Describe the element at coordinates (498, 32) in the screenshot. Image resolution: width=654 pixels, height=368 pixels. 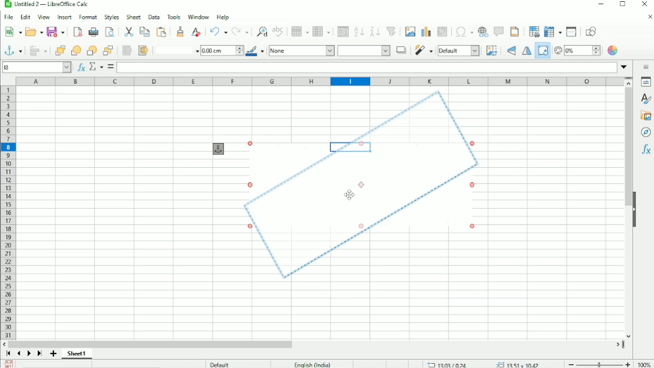
I see `Insert comment` at that location.